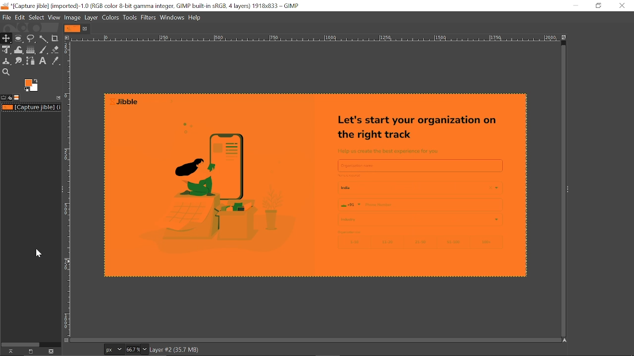 Image resolution: width=634 pixels, height=356 pixels. What do you see at coordinates (9, 351) in the screenshot?
I see `Raise the image display` at bounding box center [9, 351].